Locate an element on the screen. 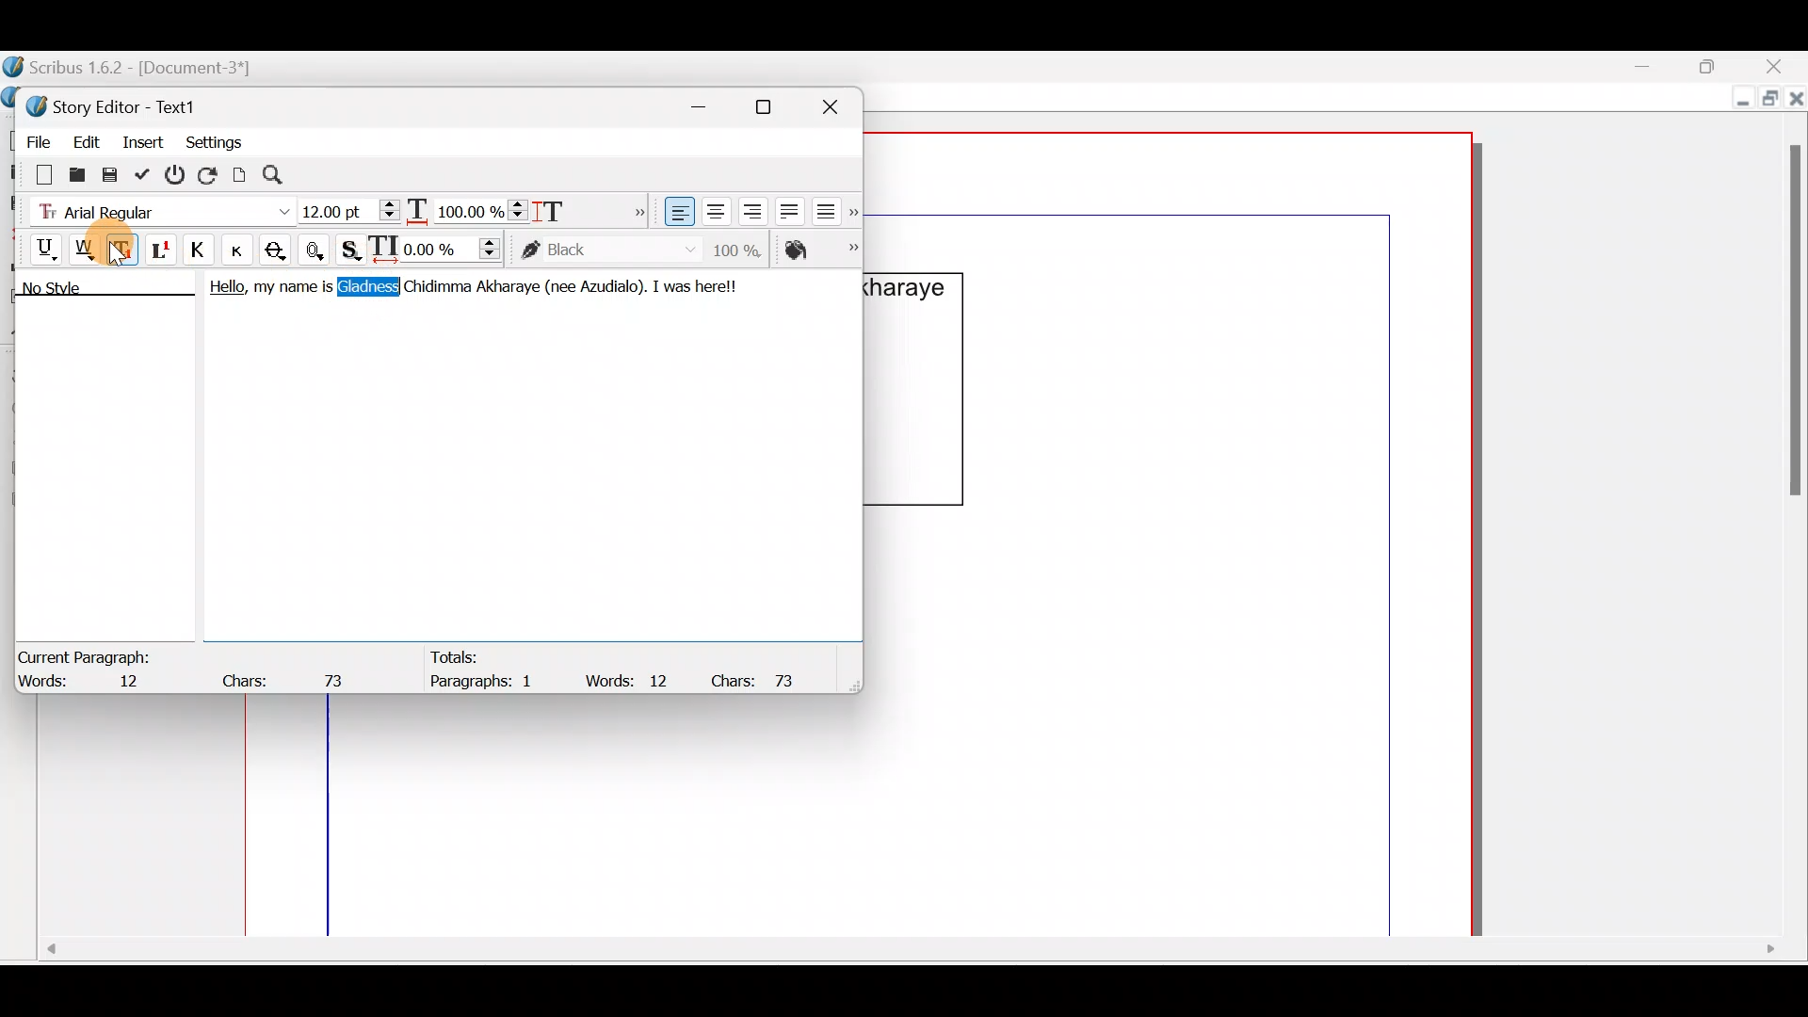  color of text stroke is located at coordinates (608, 250).